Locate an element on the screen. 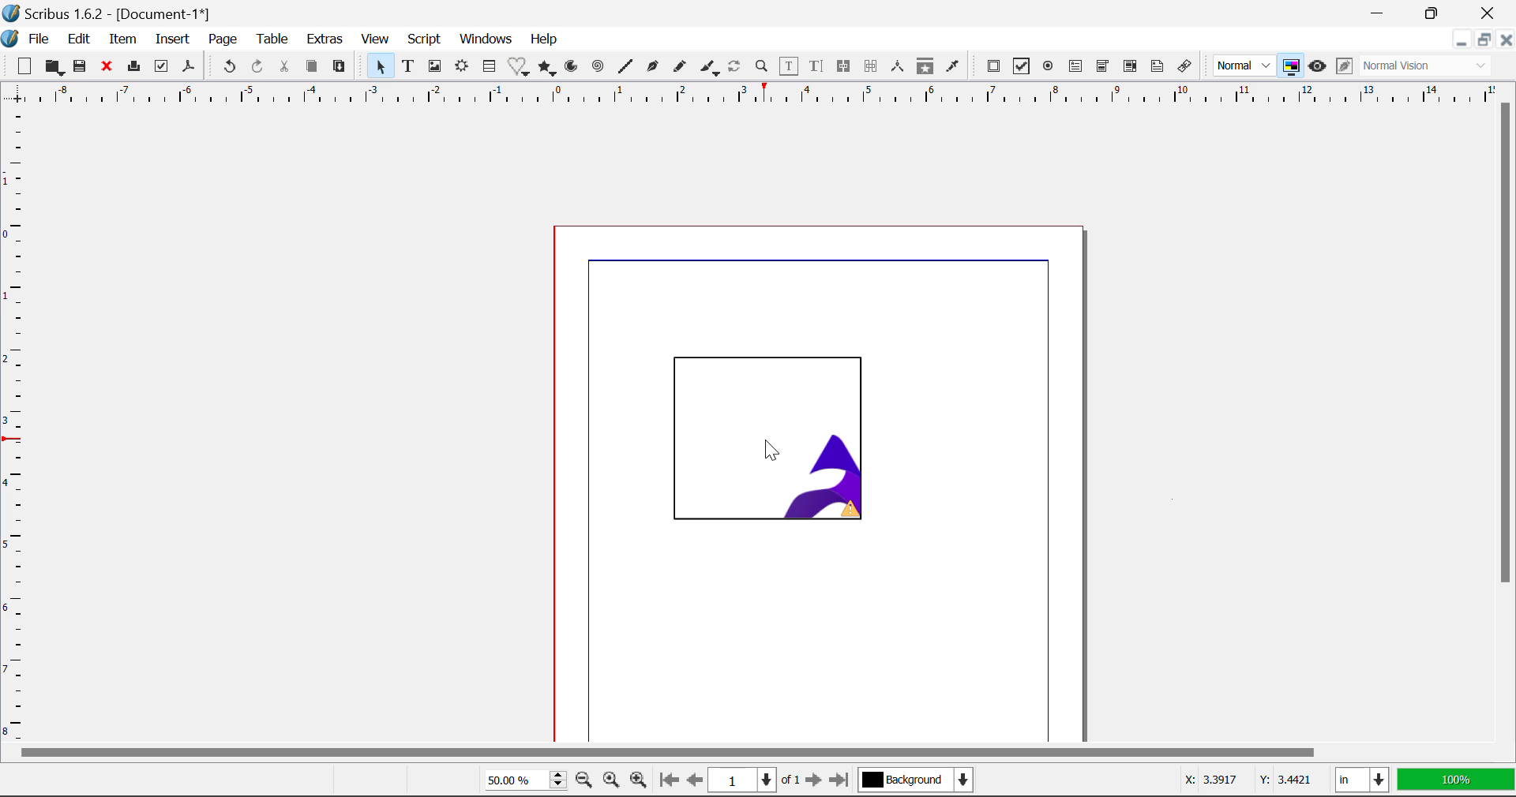 The image size is (1516, 797). Pdf Checkbox is located at coordinates (1019, 68).